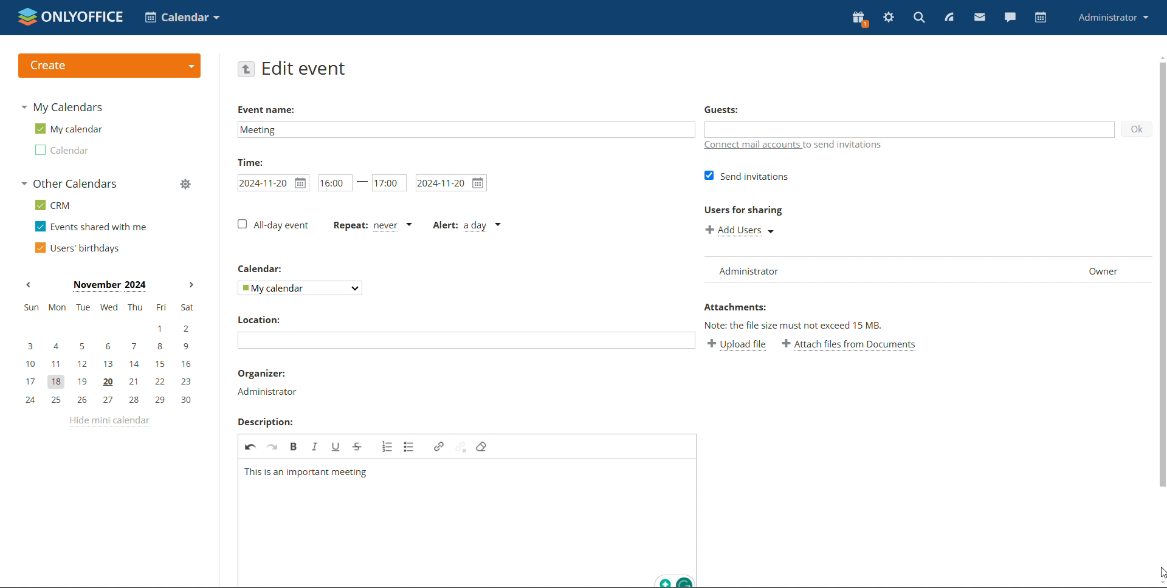  Describe the element at coordinates (300, 289) in the screenshot. I see `select calendar` at that location.